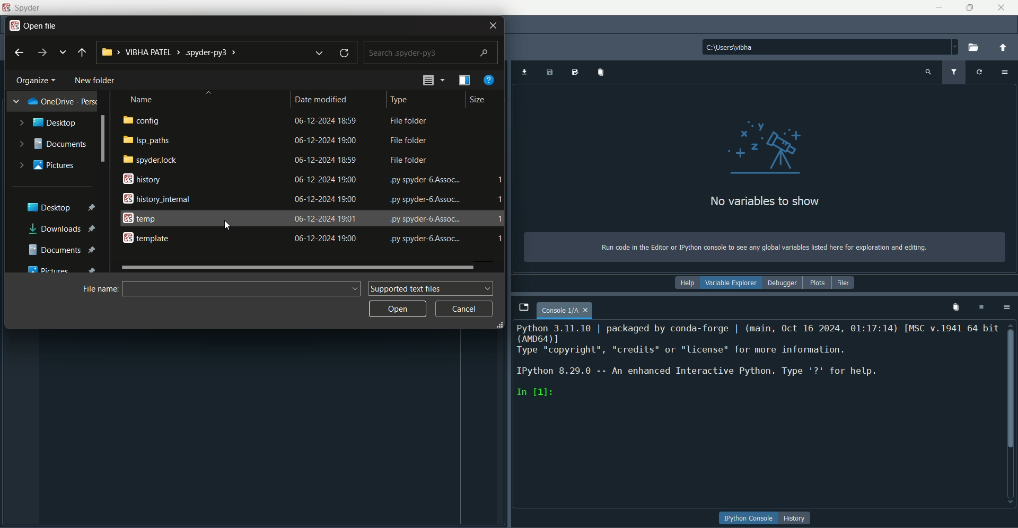 This screenshot has height=528, width=1018. I want to click on history internal, so click(155, 198).